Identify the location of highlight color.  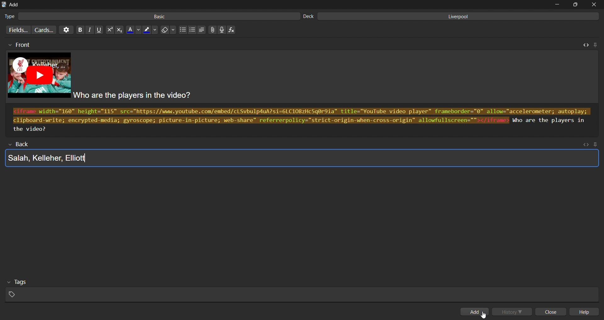
(151, 29).